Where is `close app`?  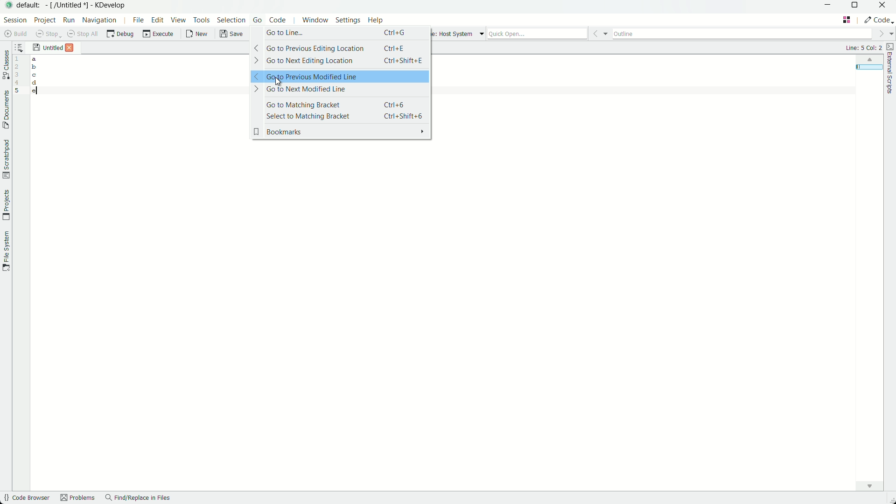 close app is located at coordinates (884, 7).